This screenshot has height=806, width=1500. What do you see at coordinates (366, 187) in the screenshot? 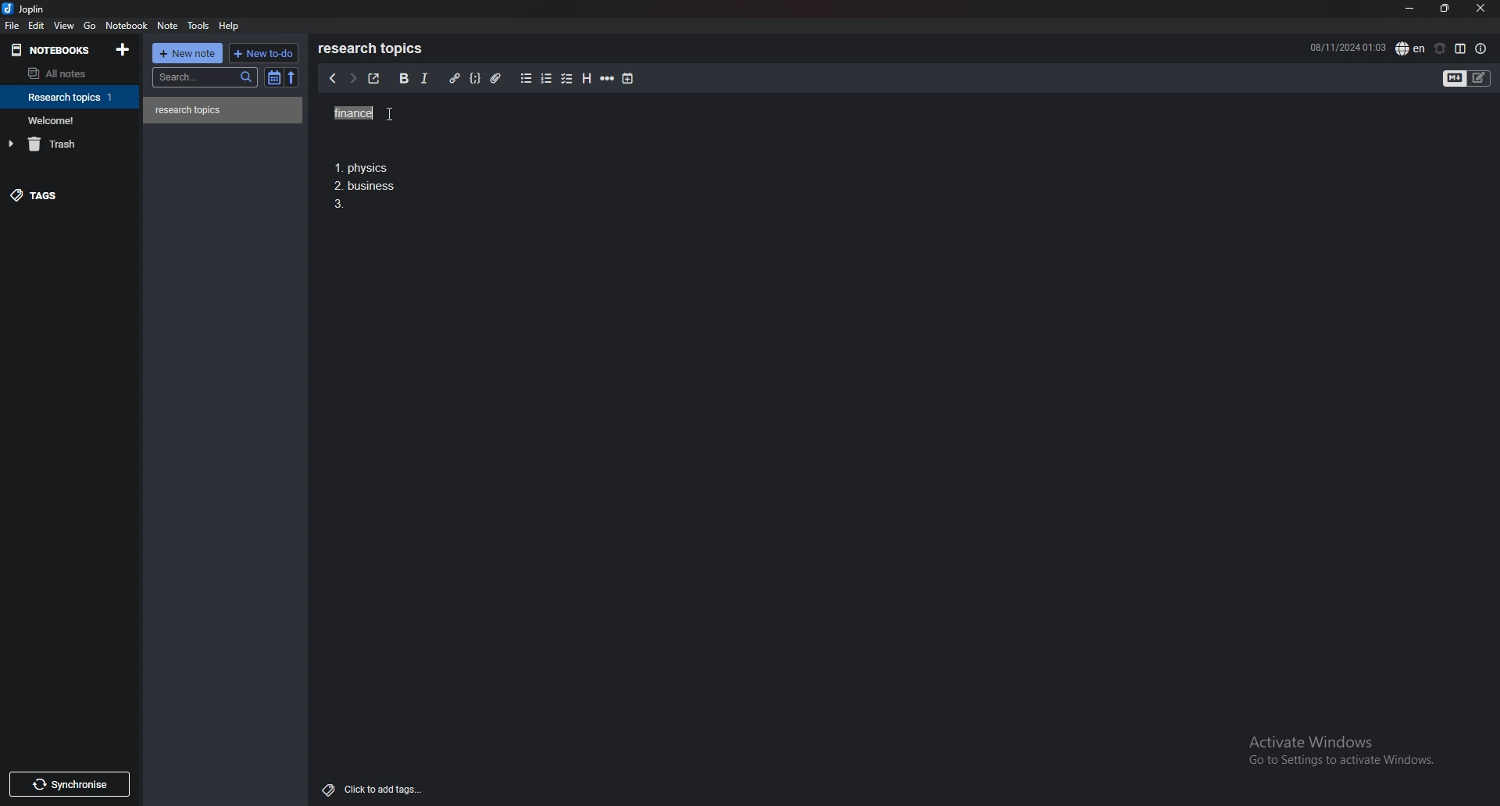
I see `1. Physics 2. business 3.` at bounding box center [366, 187].